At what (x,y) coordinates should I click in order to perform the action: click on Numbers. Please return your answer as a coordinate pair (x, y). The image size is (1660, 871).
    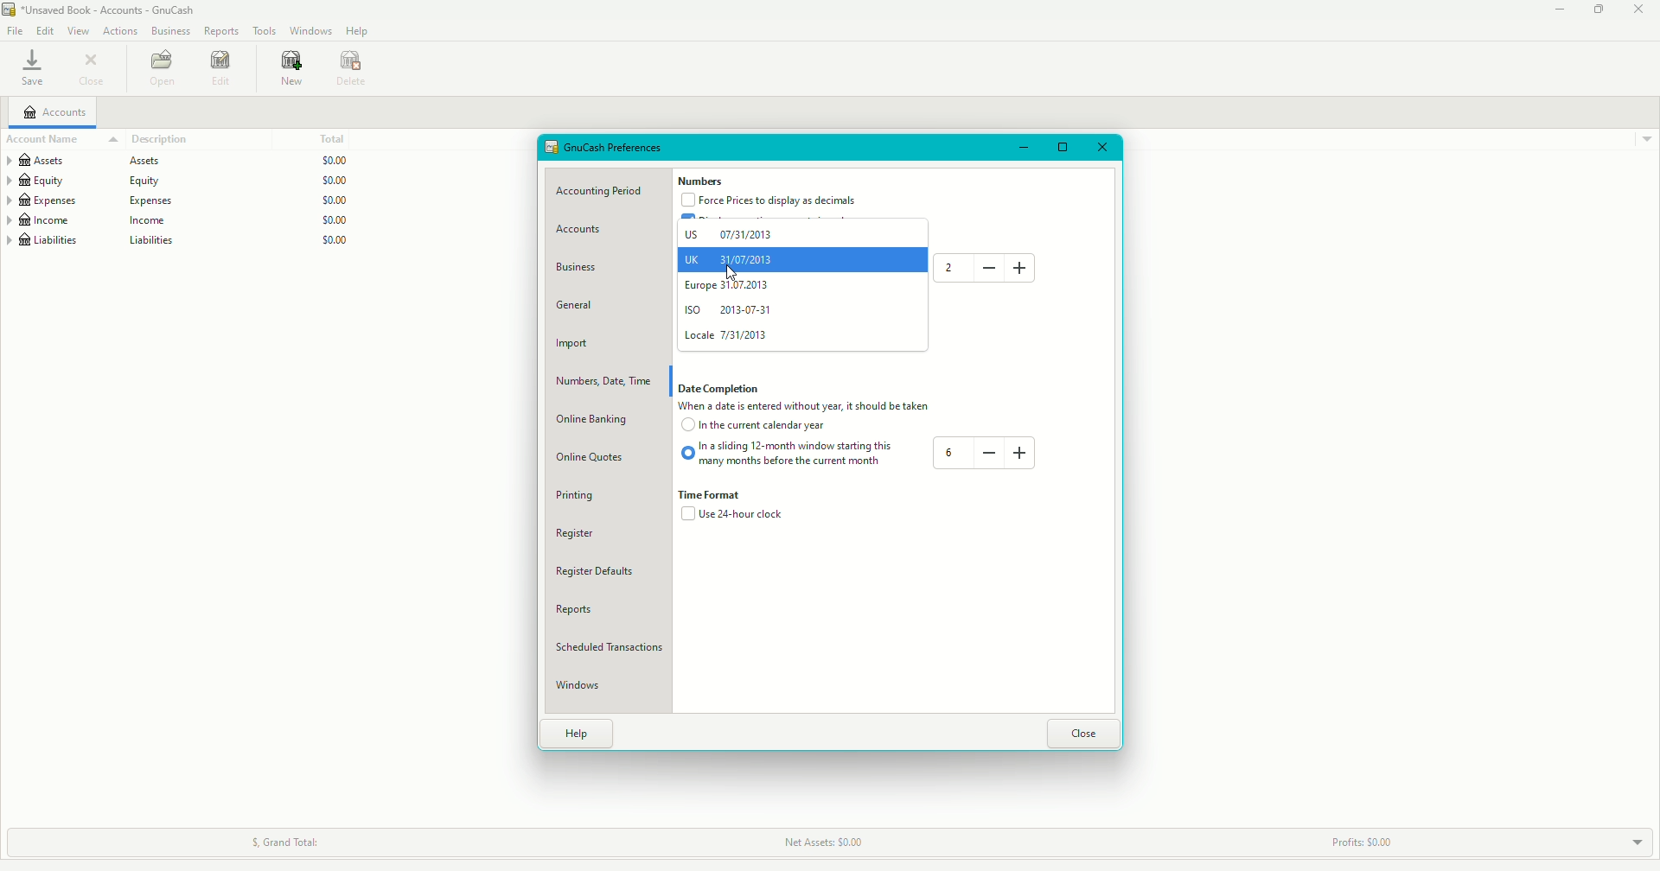
    Looking at the image, I should click on (700, 181).